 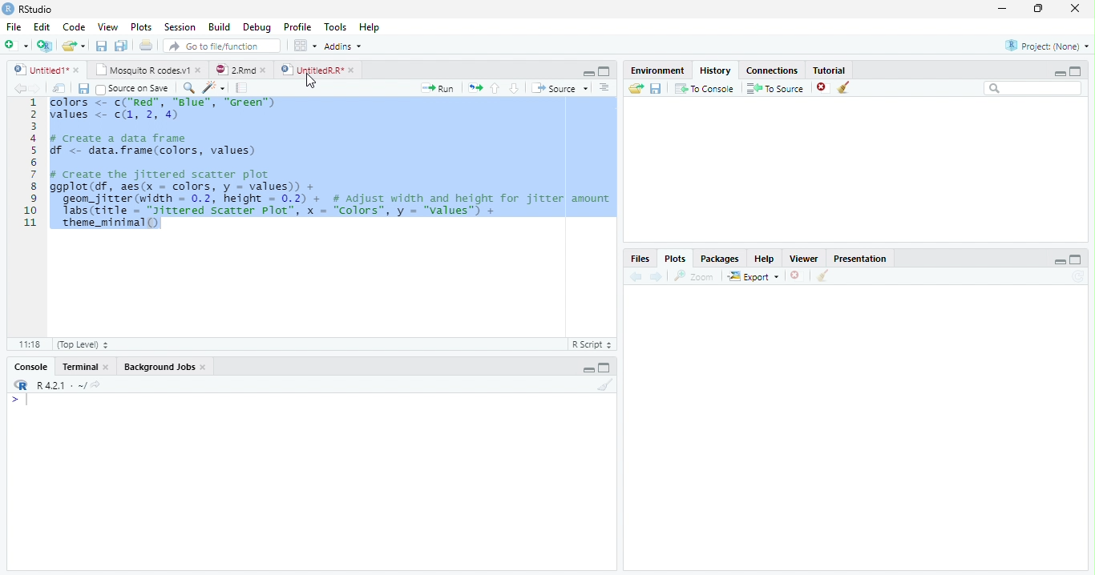 I want to click on Minimize, so click(x=588, y=370).